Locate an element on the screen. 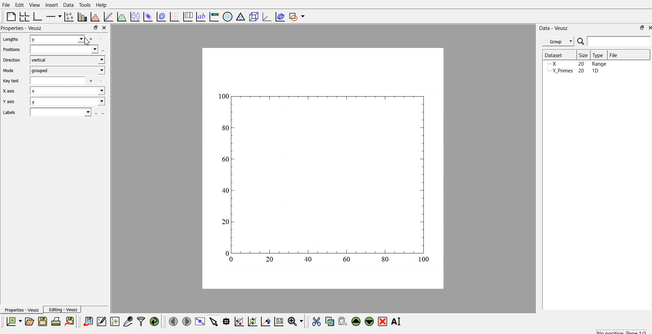 This screenshot has width=652, height=334. y planes... 20 10 is located at coordinates (577, 72).